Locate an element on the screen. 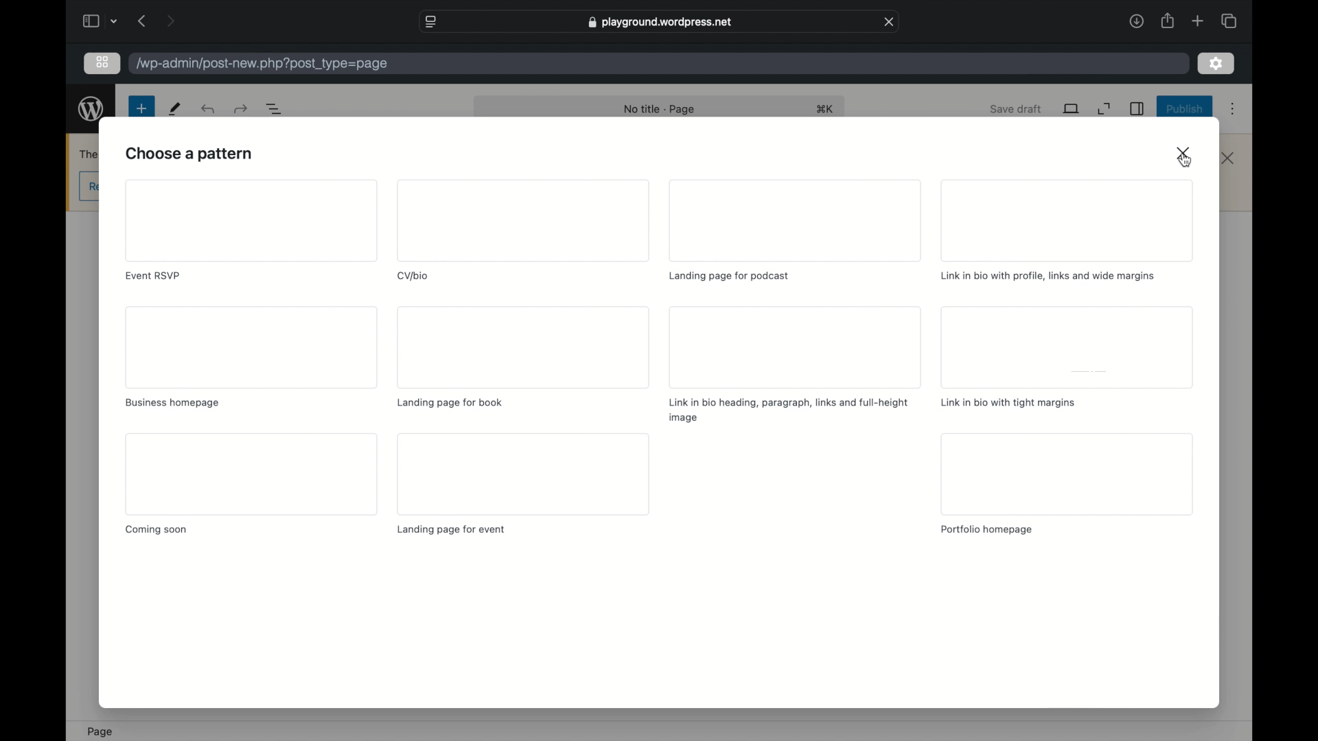 The height and width of the screenshot is (741, 1318). save draft is located at coordinates (1015, 108).